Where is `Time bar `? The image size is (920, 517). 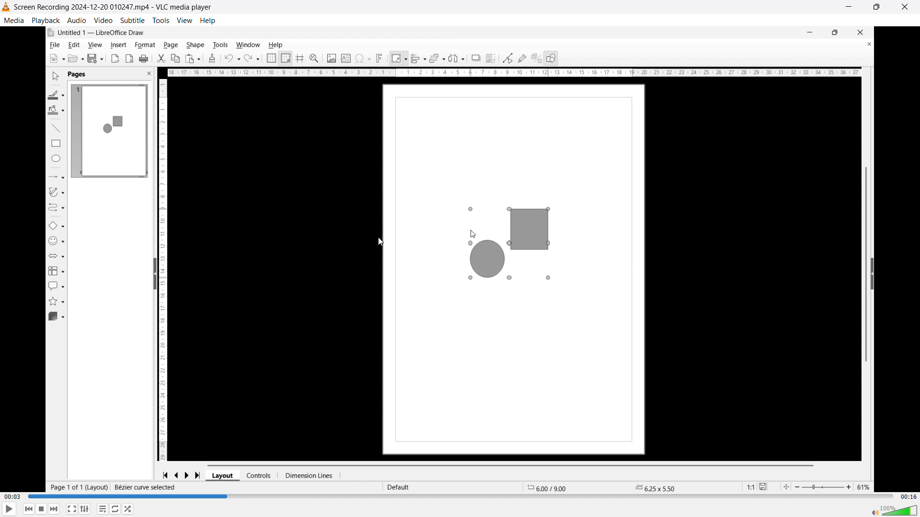 Time bar  is located at coordinates (460, 495).